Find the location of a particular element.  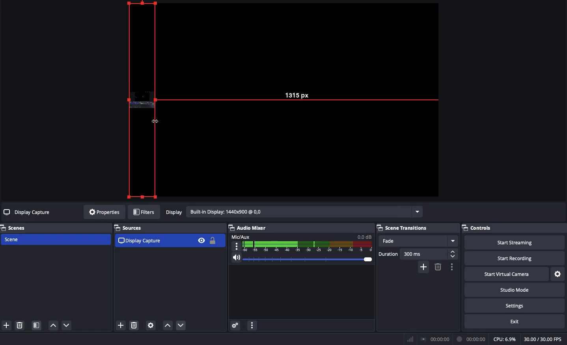

Locked is located at coordinates (212, 240).